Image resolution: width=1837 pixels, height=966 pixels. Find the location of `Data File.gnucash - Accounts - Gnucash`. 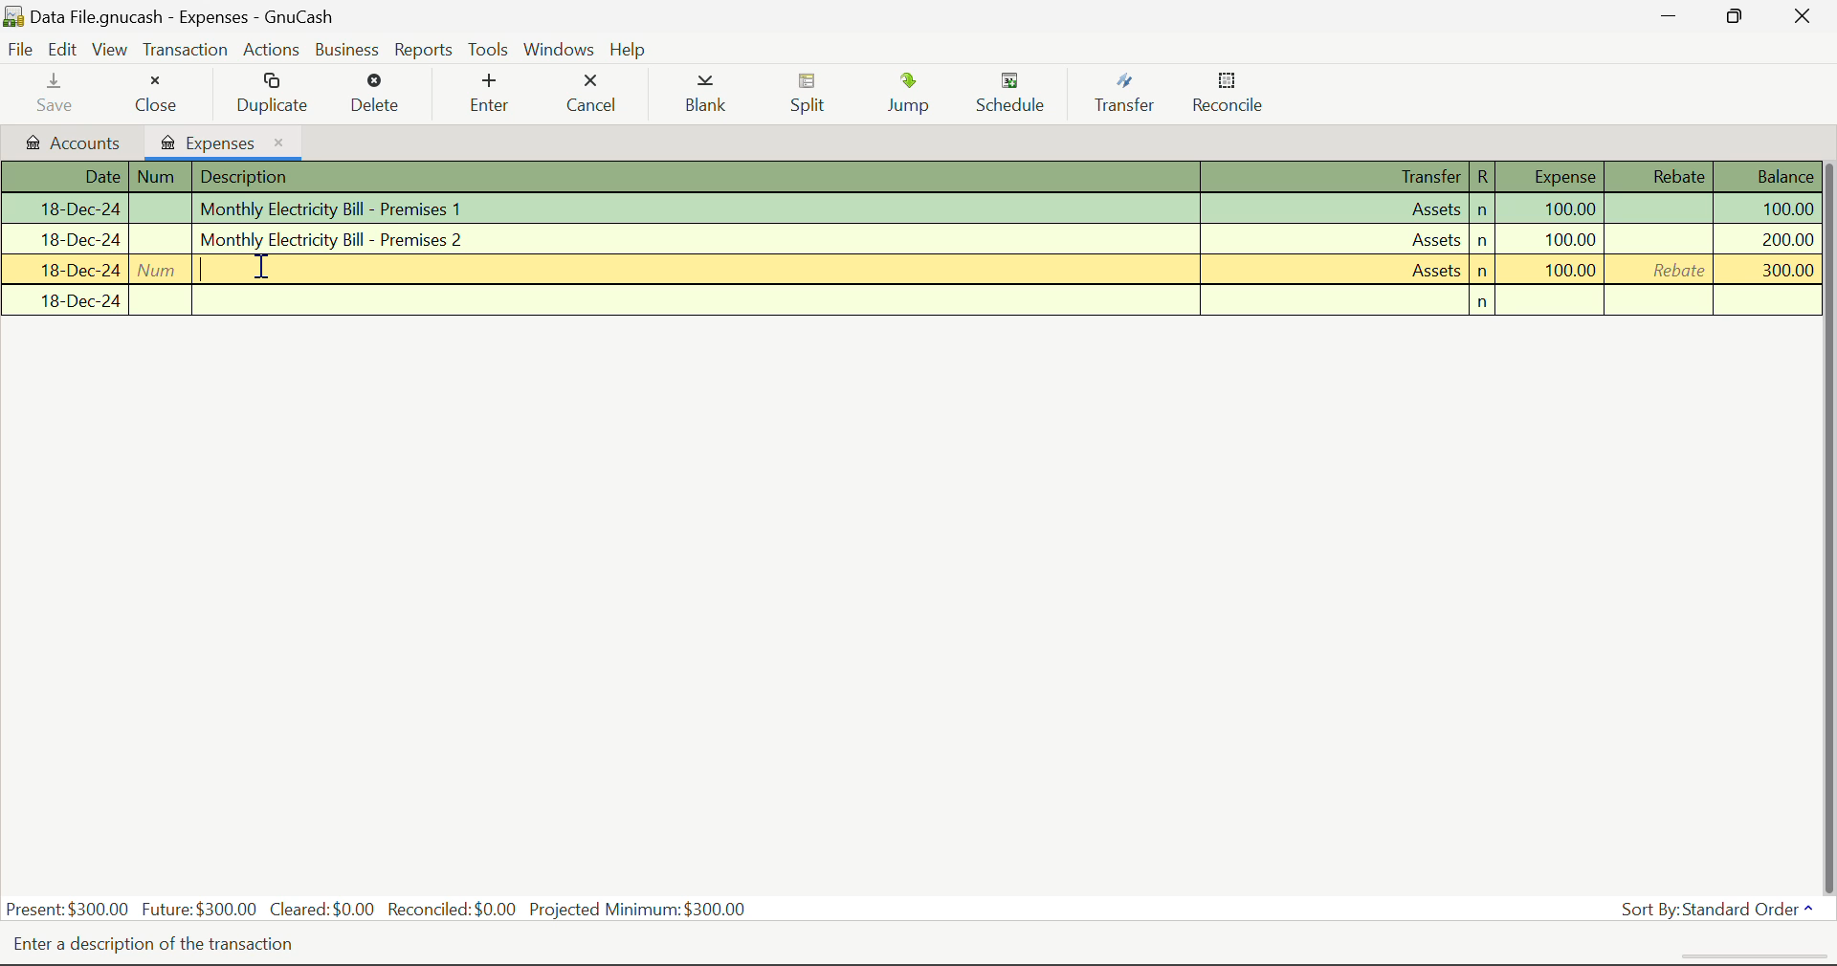

Data File.gnucash - Accounts - Gnucash is located at coordinates (189, 18).